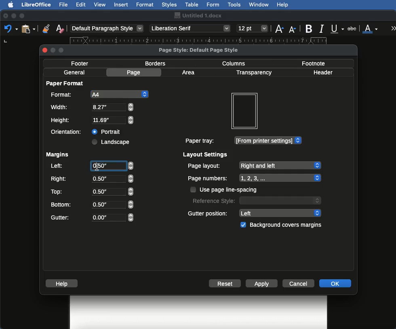  Describe the element at coordinates (13, 16) in the screenshot. I see `Minimize` at that location.